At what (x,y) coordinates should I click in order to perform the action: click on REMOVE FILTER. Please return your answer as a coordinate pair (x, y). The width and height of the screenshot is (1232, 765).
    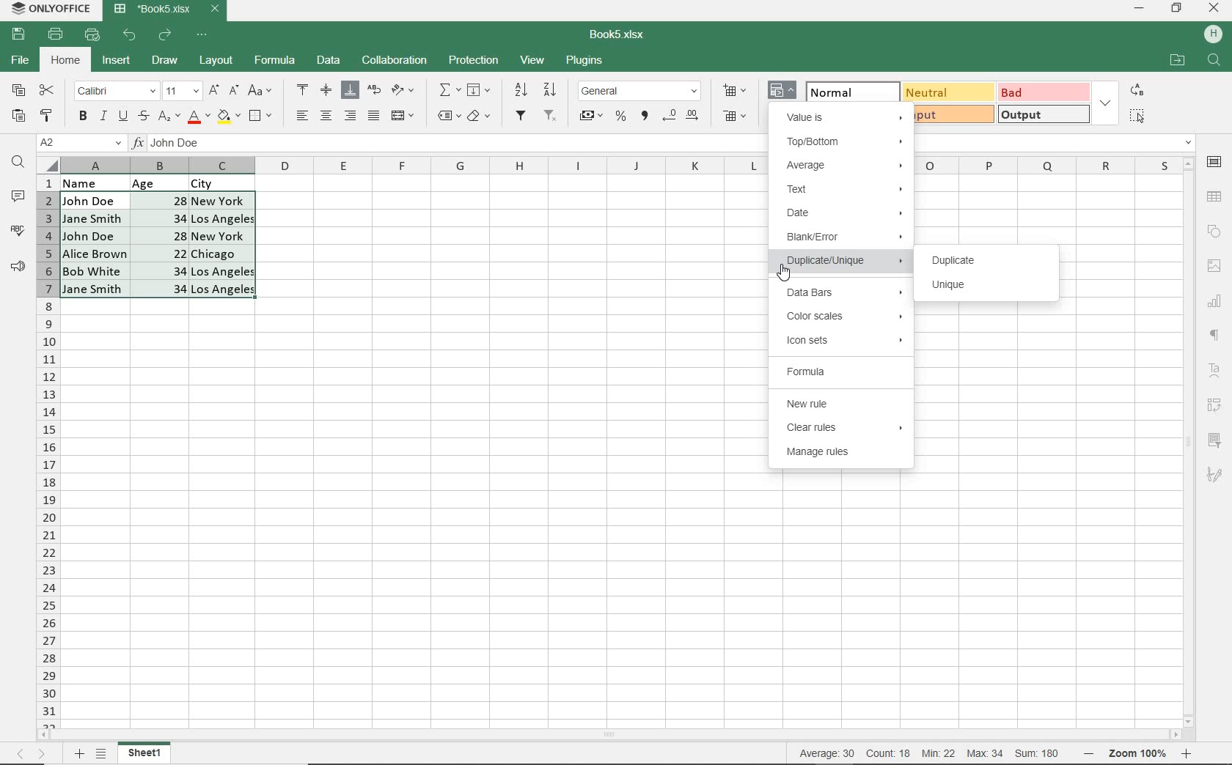
    Looking at the image, I should click on (551, 114).